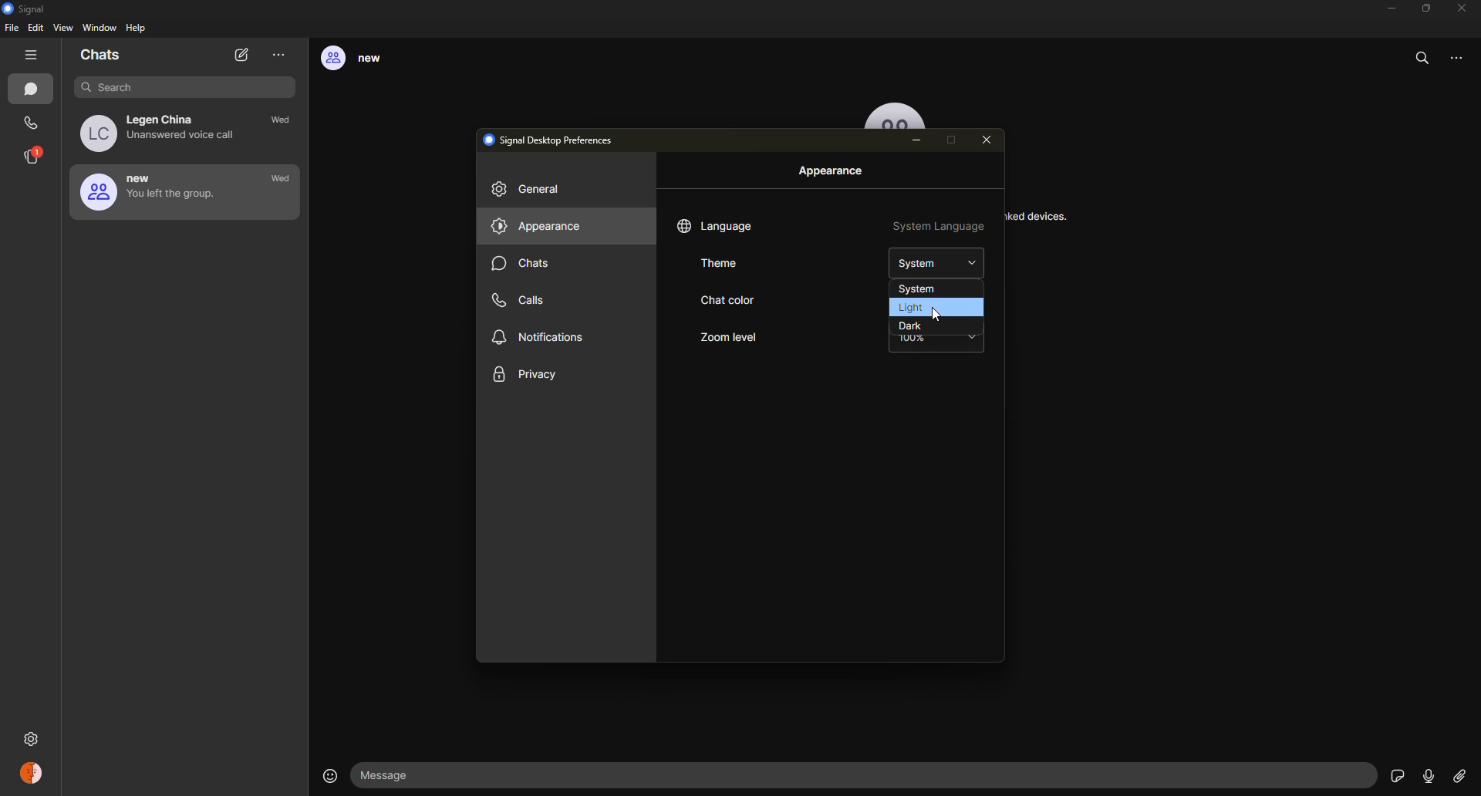  I want to click on minimize, so click(919, 142).